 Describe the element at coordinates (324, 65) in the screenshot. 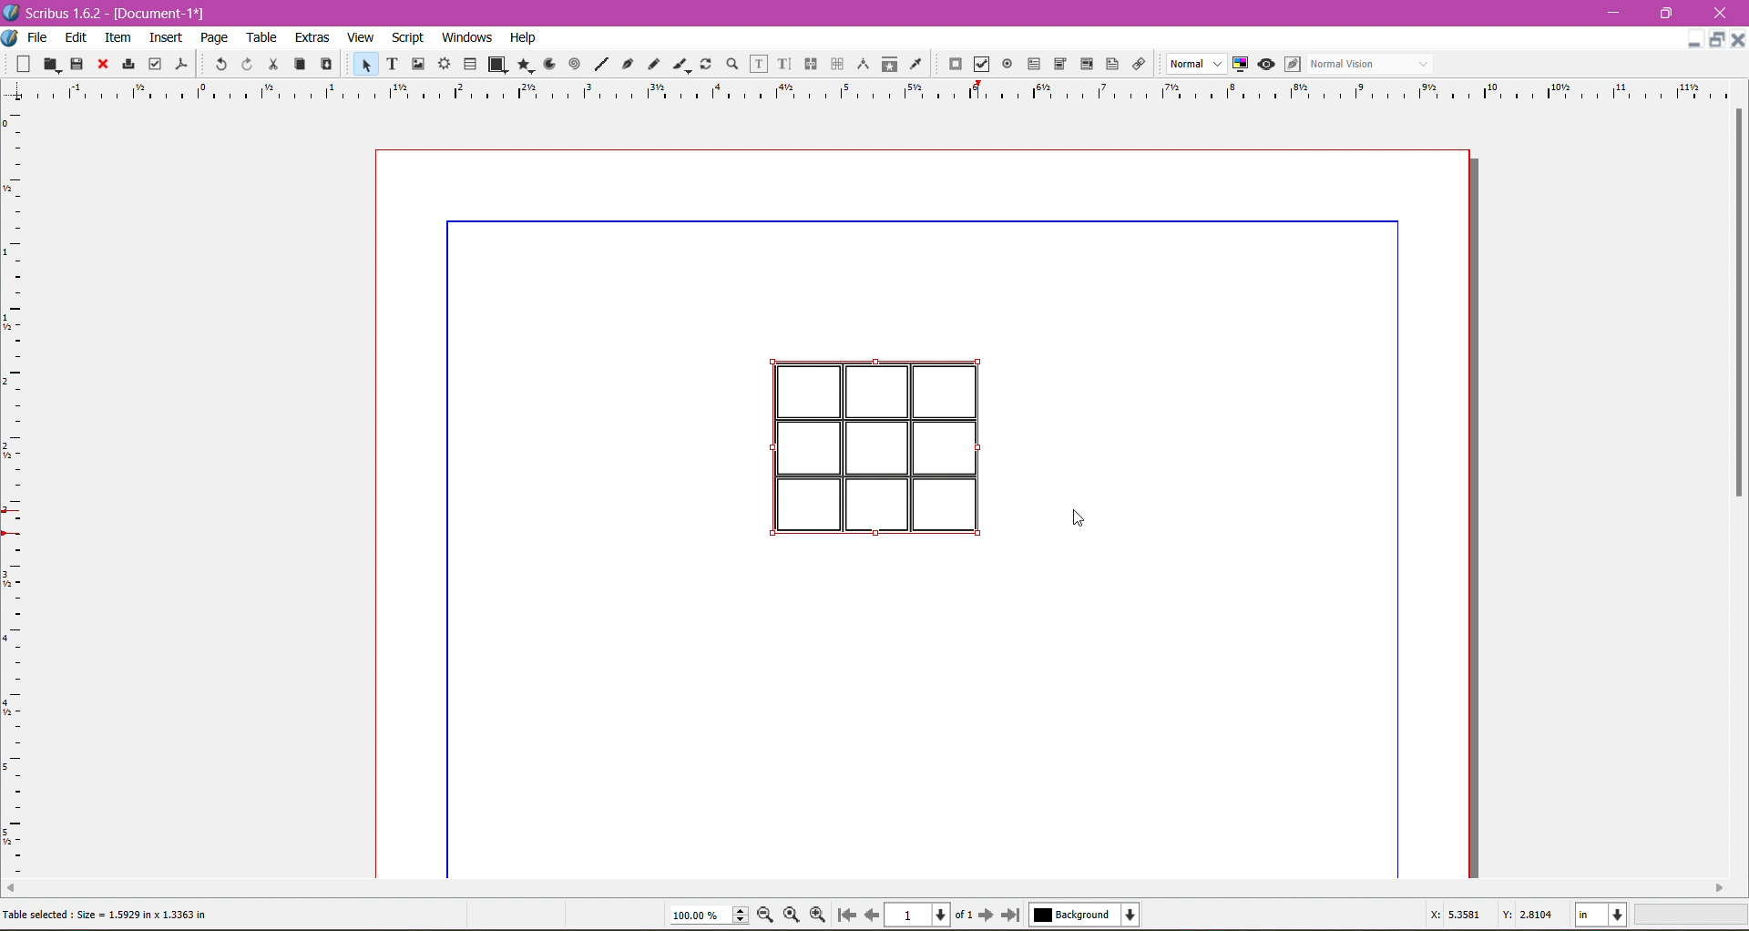

I see `Paste` at that location.